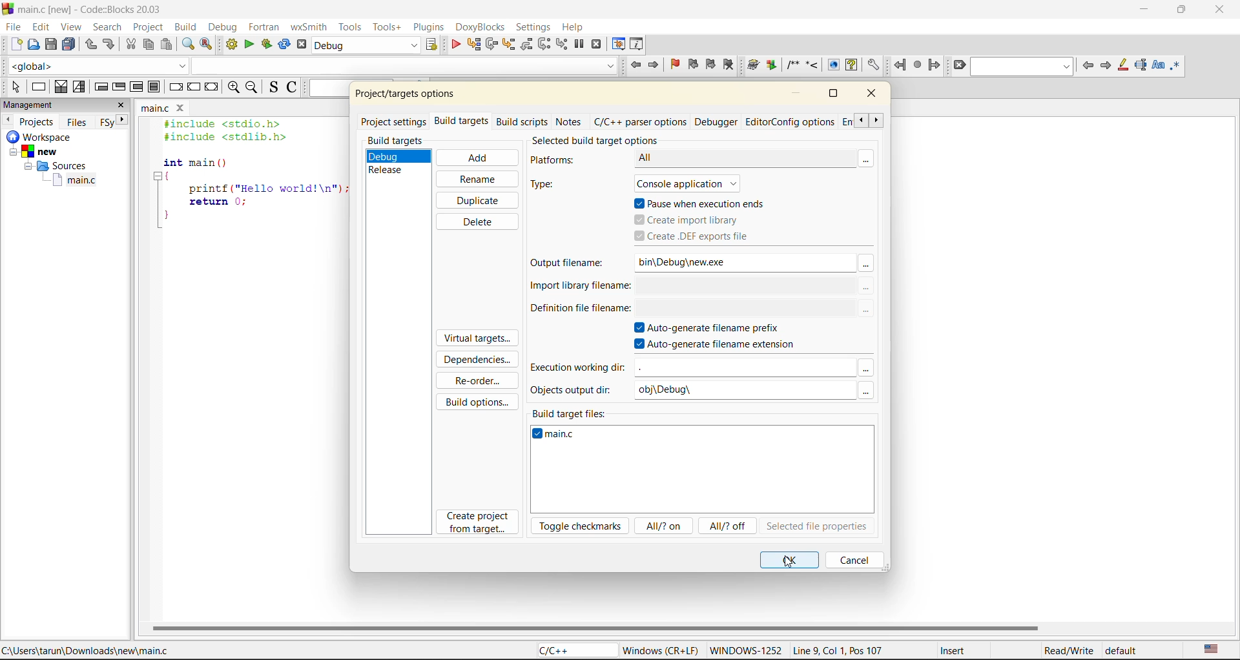 The image size is (1240, 660). What do you see at coordinates (706, 237) in the screenshot?
I see `create .def exports file` at bounding box center [706, 237].